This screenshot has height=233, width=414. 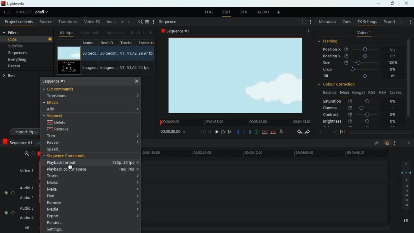 I want to click on forward, so click(x=307, y=132).